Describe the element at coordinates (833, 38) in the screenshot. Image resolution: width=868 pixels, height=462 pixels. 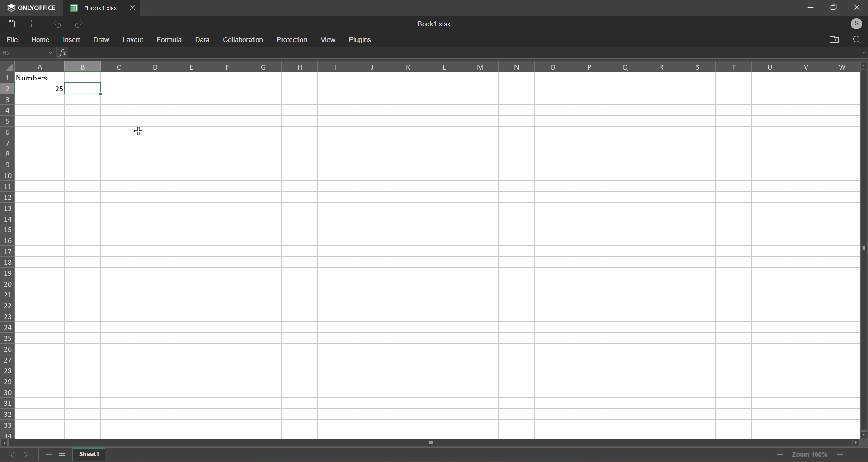
I see `open` at that location.